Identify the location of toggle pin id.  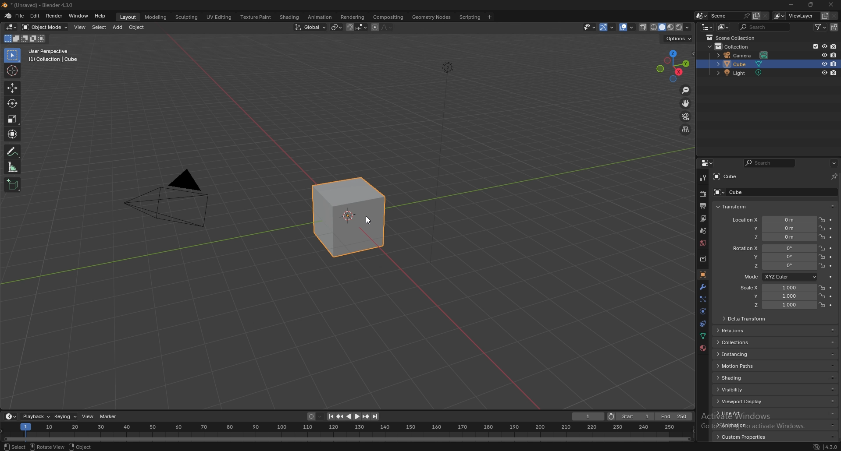
(834, 176).